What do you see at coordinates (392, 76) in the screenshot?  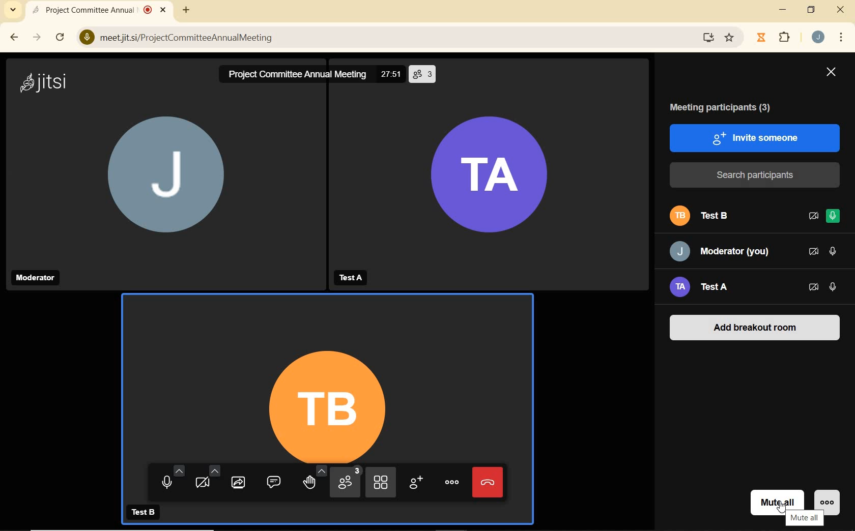 I see `27:43` at bounding box center [392, 76].